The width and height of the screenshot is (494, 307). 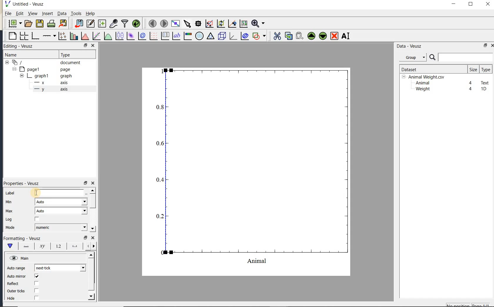 What do you see at coordinates (96, 36) in the screenshot?
I see `fit a function to data` at bounding box center [96, 36].